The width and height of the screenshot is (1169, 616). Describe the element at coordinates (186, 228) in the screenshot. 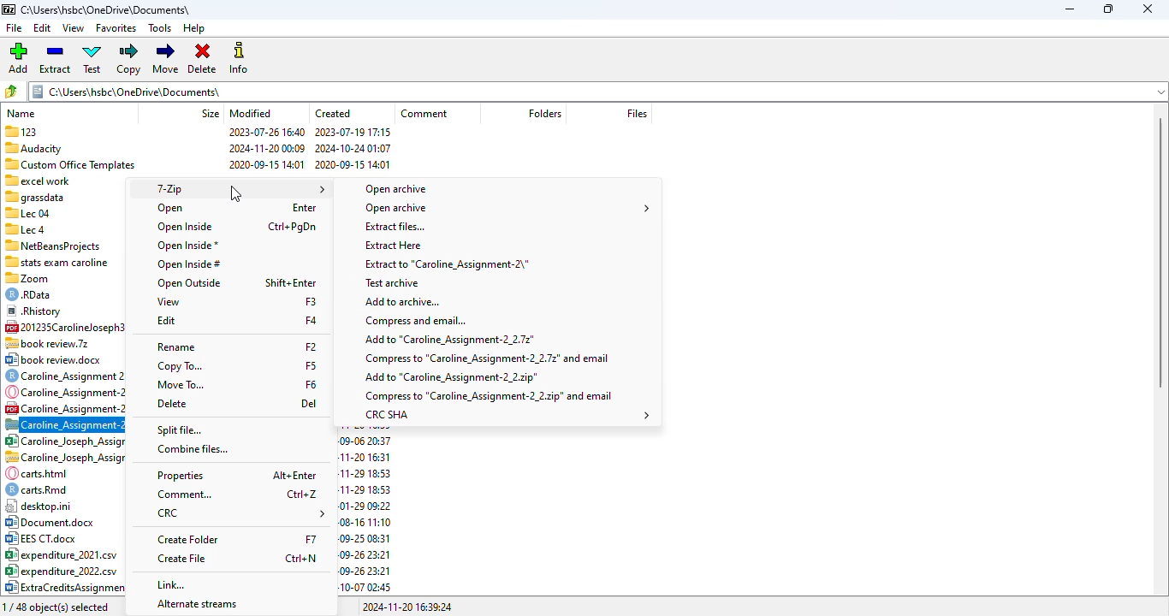

I see `open inside` at that location.